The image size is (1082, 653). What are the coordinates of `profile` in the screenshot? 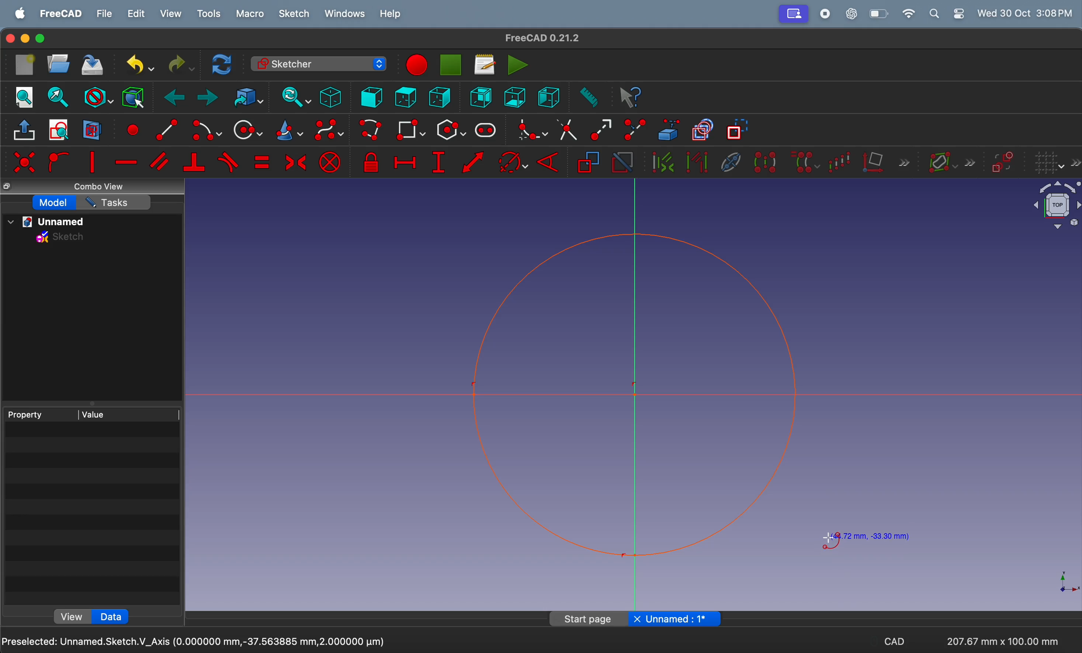 It's located at (793, 14).